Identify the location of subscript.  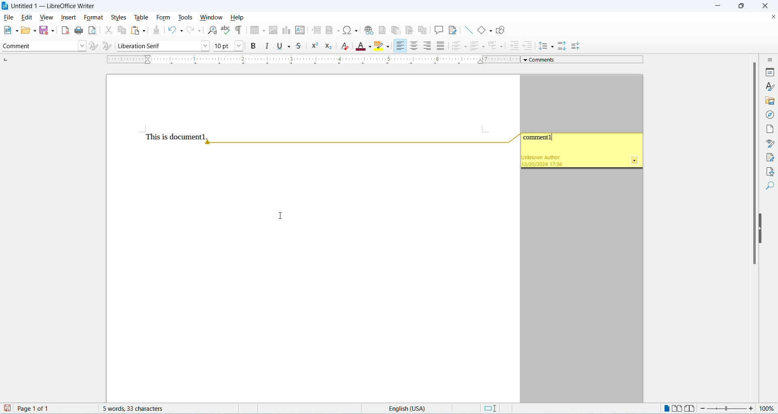
(329, 47).